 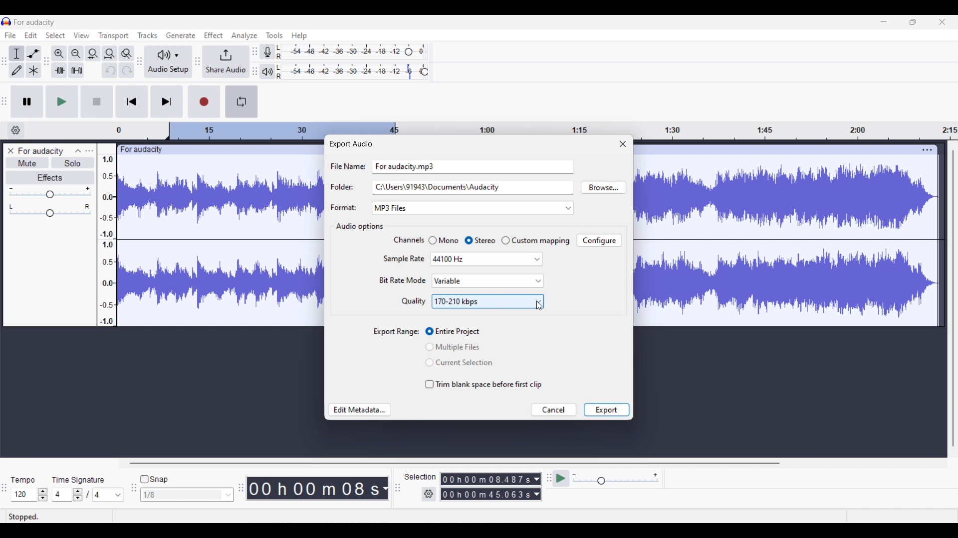 I want to click on Selection duration, so click(x=486, y=479).